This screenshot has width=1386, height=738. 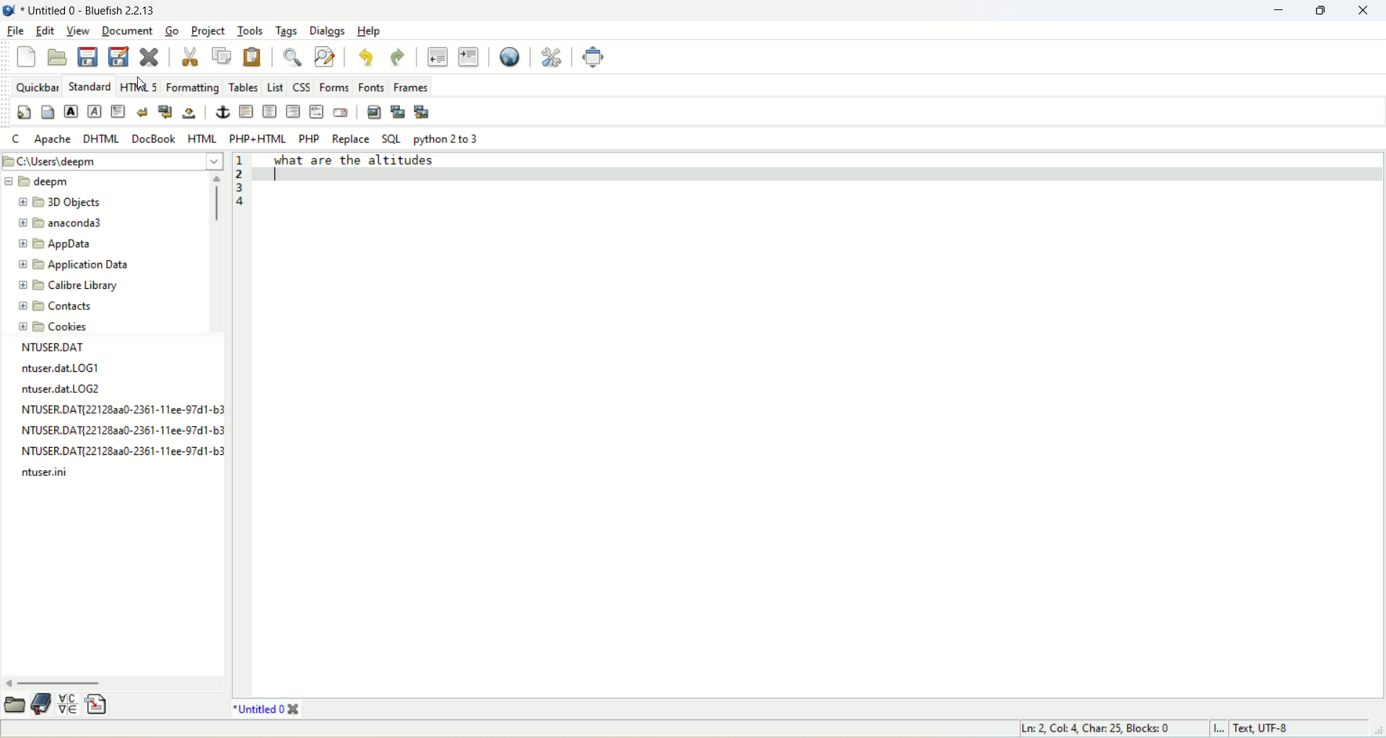 What do you see at coordinates (468, 57) in the screenshot?
I see `indent` at bounding box center [468, 57].